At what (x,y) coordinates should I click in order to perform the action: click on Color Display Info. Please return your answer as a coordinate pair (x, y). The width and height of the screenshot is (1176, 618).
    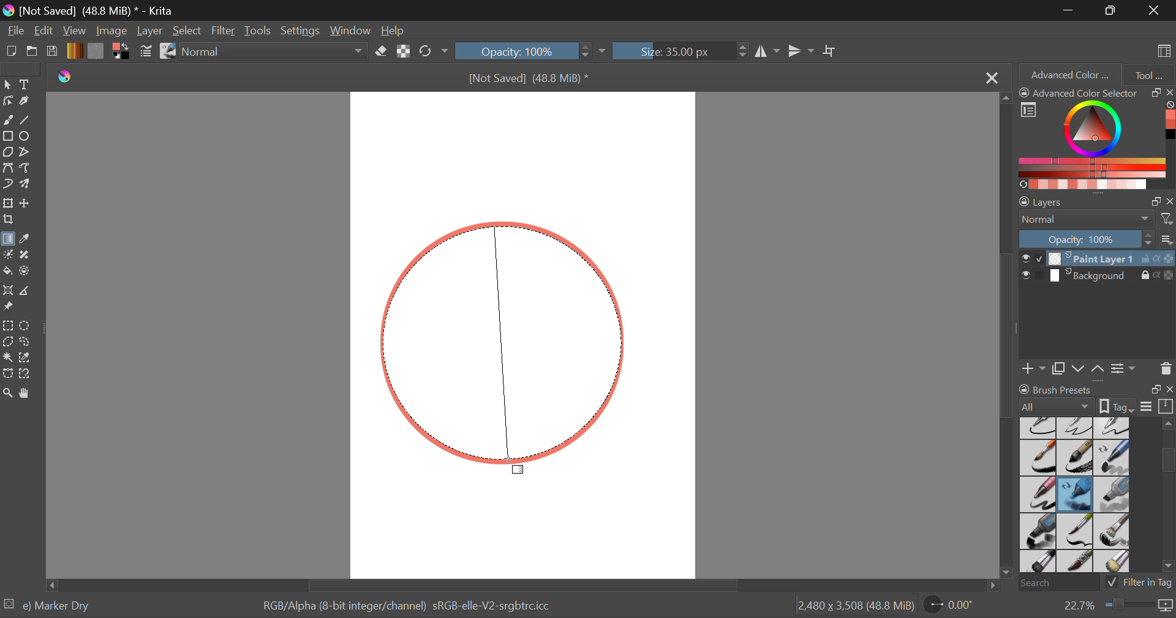
    Looking at the image, I should click on (411, 608).